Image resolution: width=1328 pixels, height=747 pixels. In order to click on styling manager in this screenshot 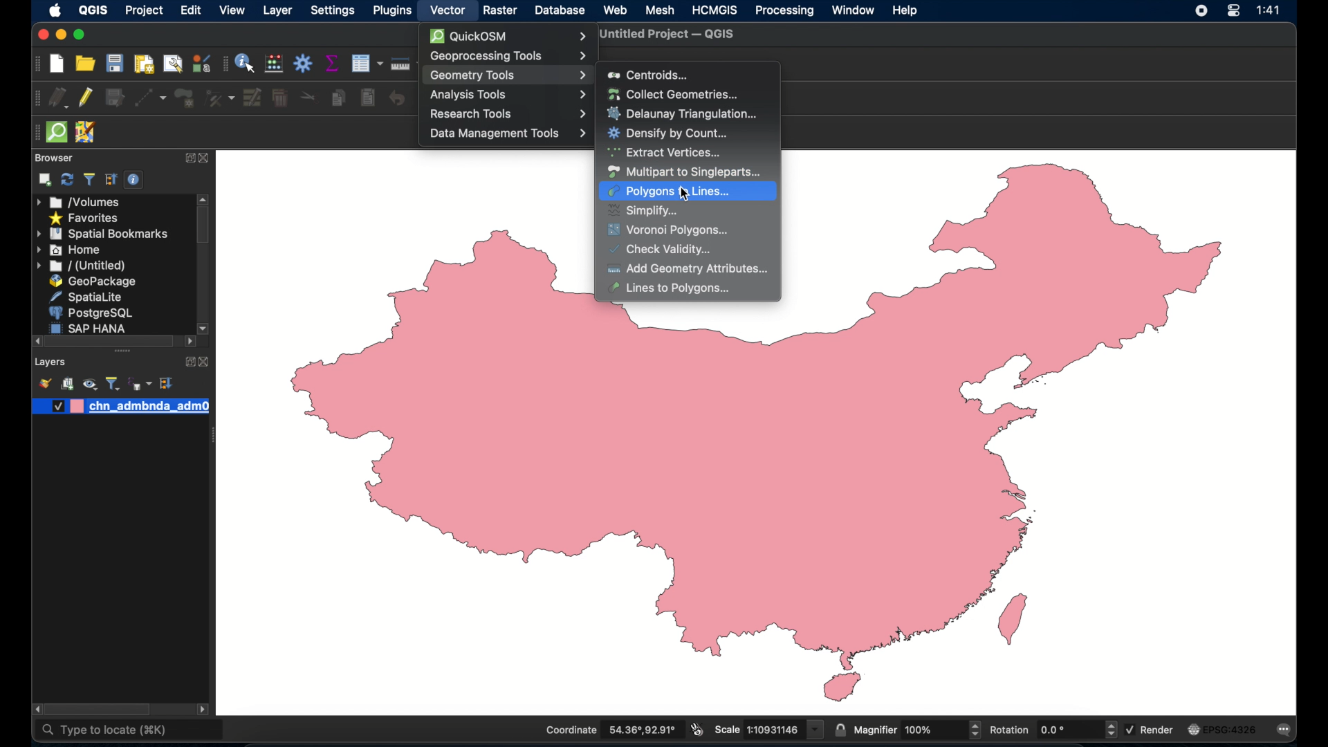, I will do `click(201, 63)`.